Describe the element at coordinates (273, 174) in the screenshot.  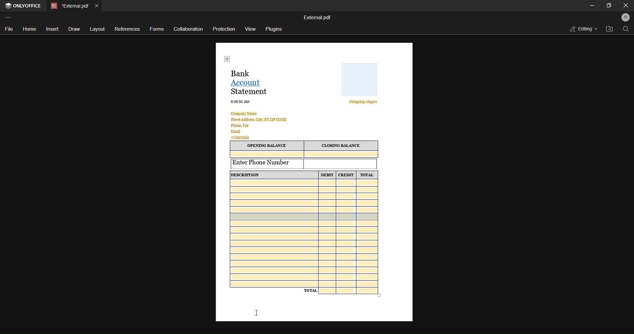
I see `DESCRIPTION` at that location.